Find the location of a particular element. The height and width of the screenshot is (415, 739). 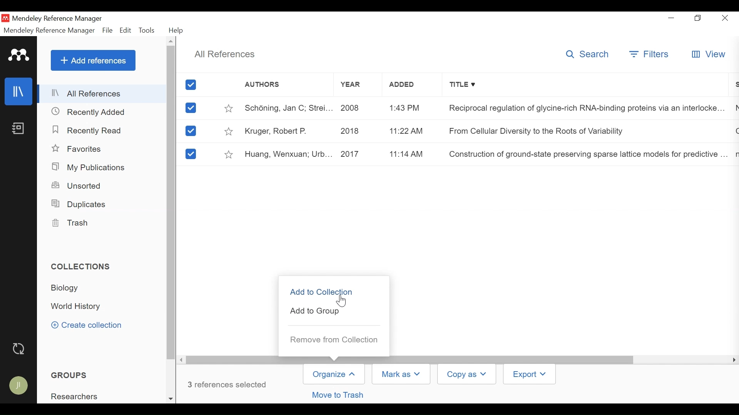

Year is located at coordinates (359, 86).